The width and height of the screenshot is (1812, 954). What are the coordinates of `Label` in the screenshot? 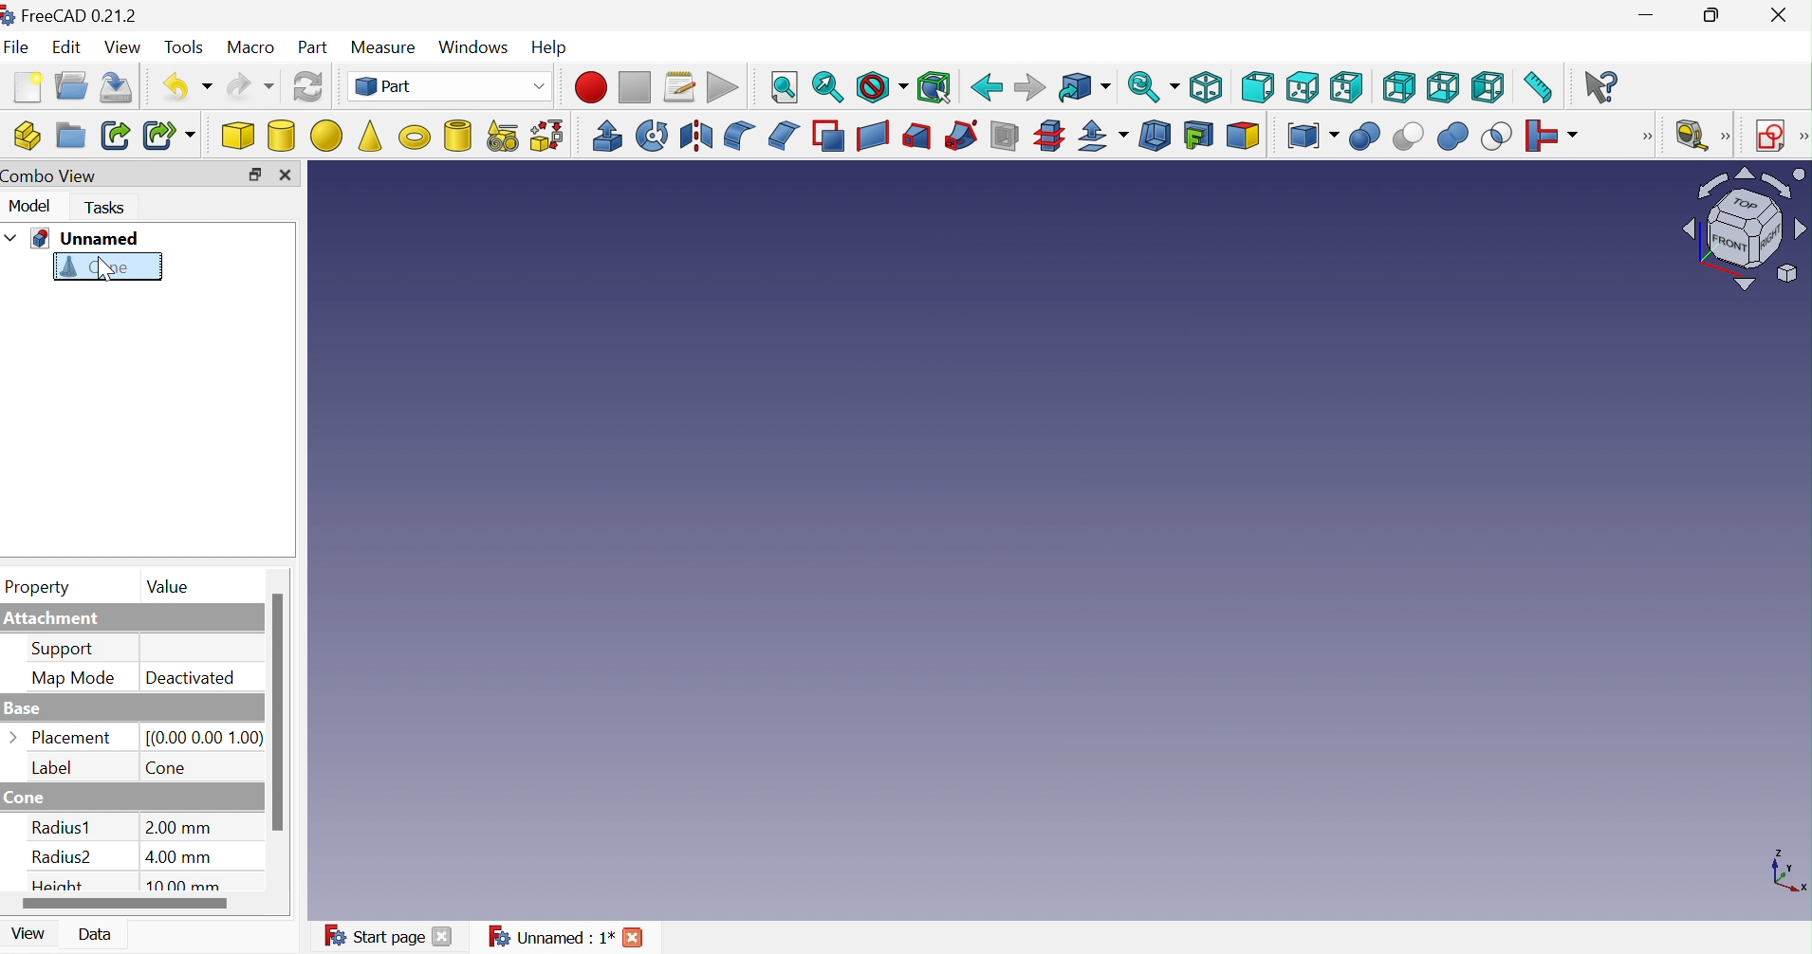 It's located at (50, 766).